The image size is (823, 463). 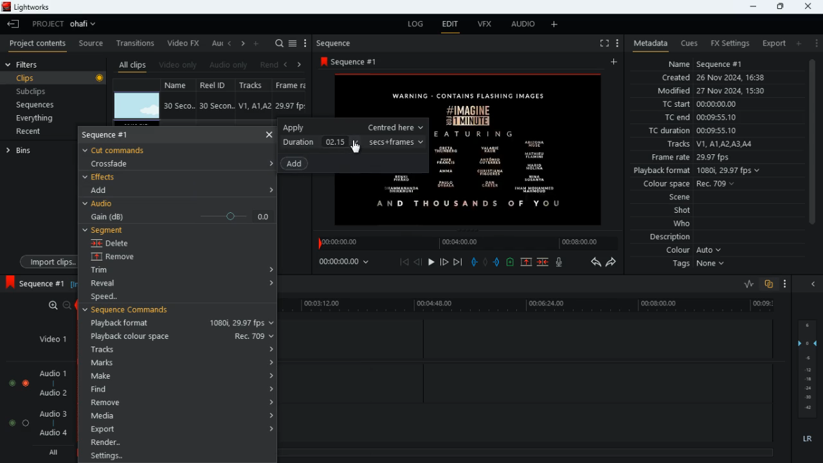 I want to click on audio, so click(x=520, y=25).